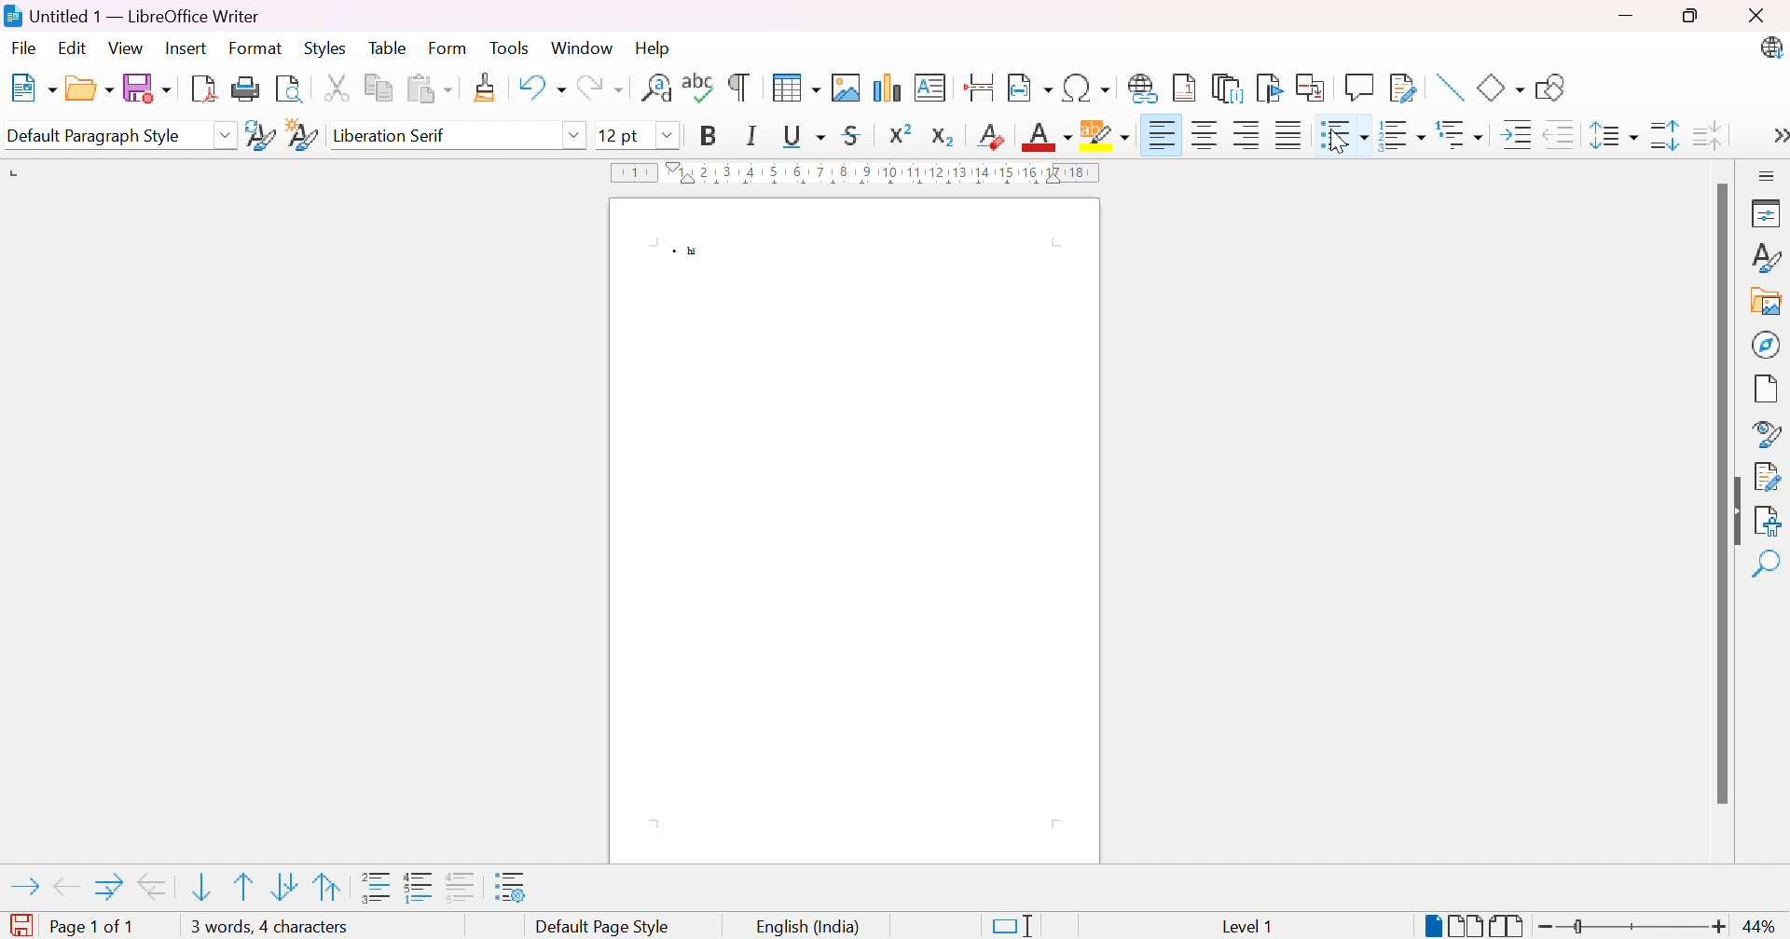  What do you see at coordinates (302, 136) in the screenshot?
I see `New style from selection` at bounding box center [302, 136].